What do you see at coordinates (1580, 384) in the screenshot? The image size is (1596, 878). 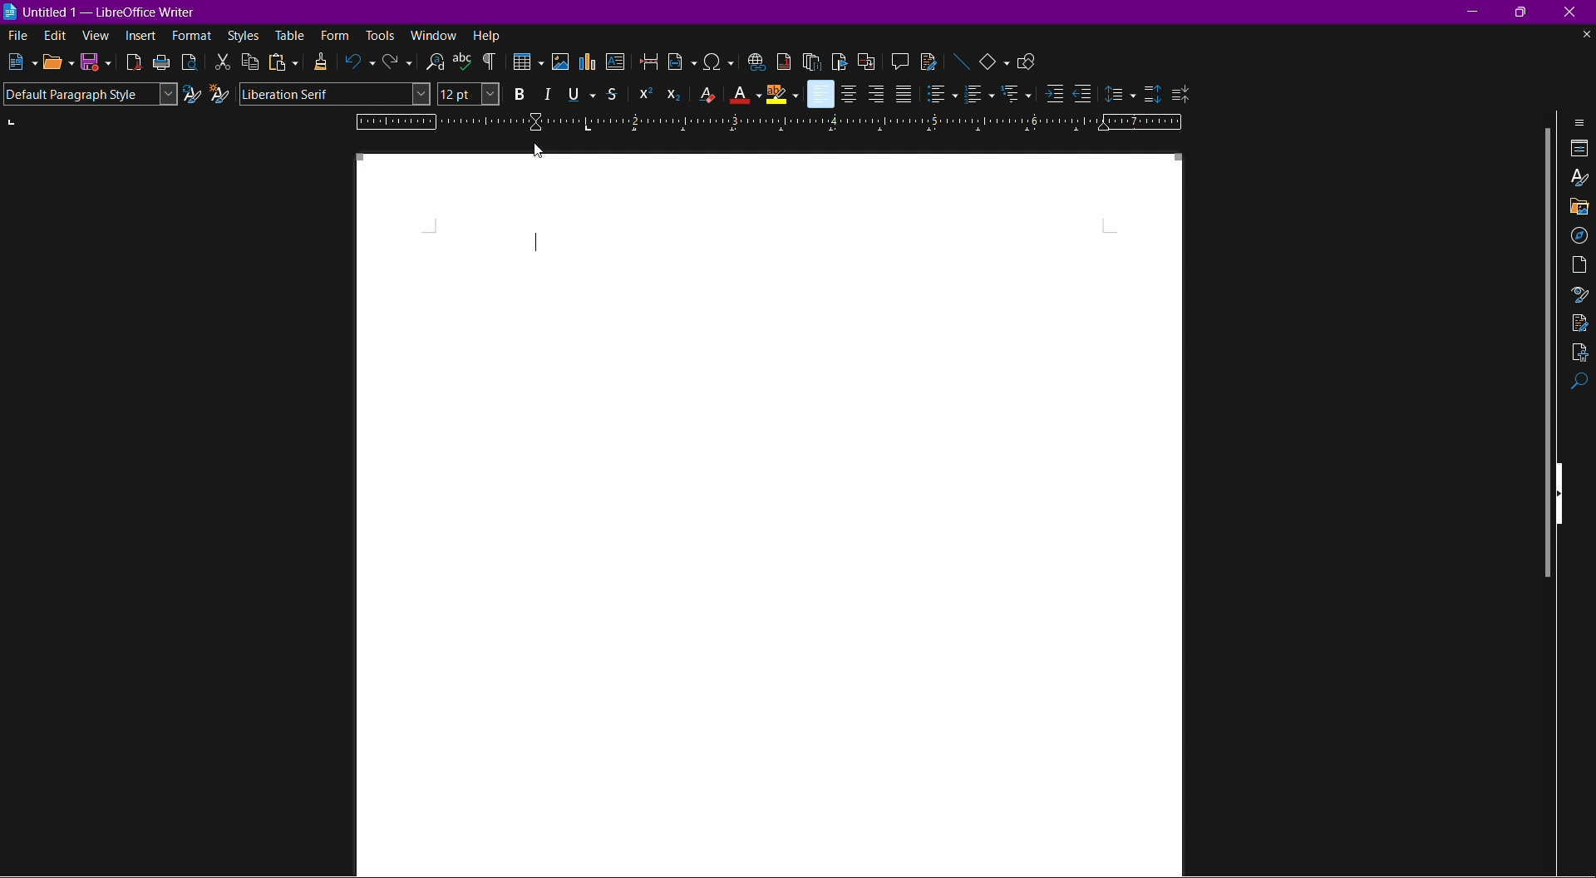 I see `Find` at bounding box center [1580, 384].